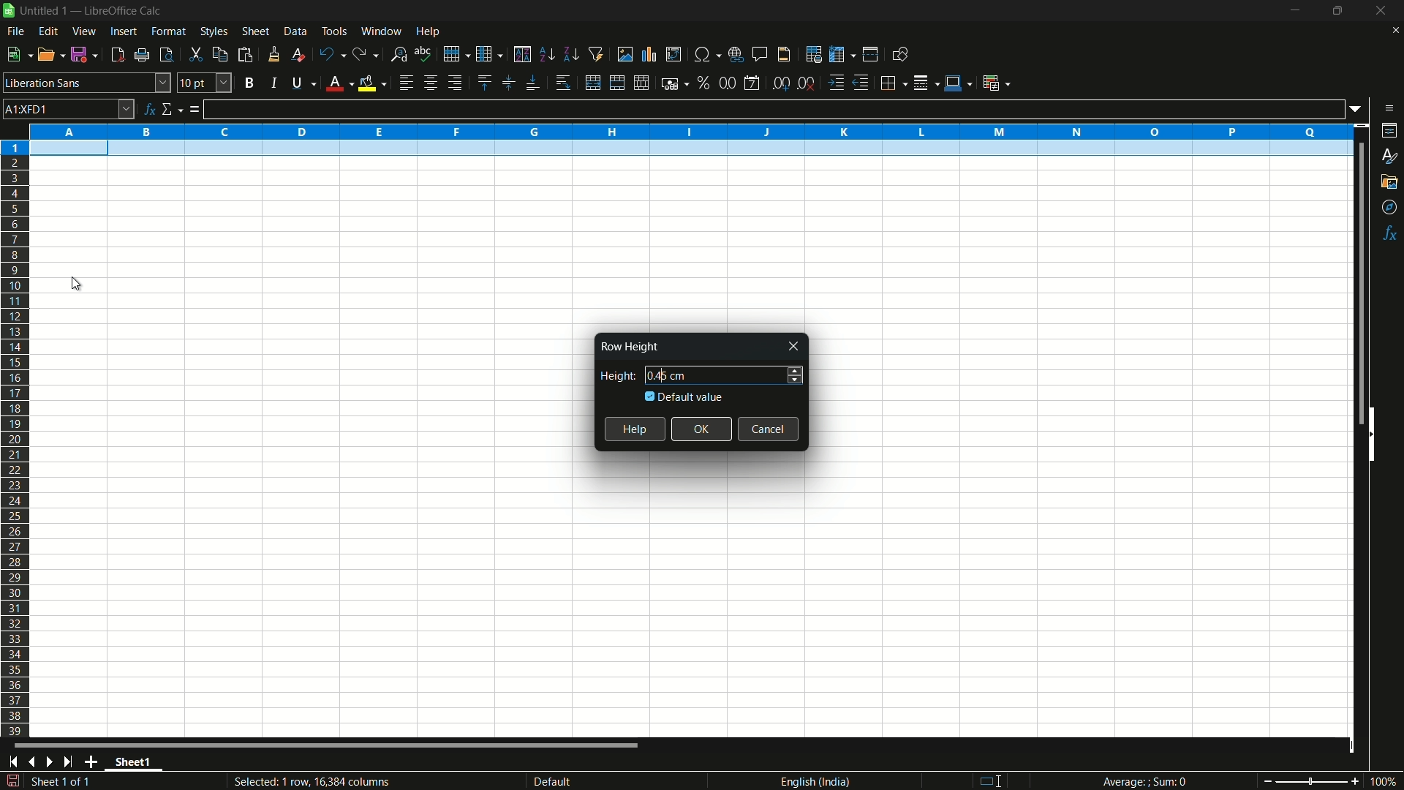  Describe the element at coordinates (72, 762) in the screenshot. I see `scroll to last sheet` at that location.